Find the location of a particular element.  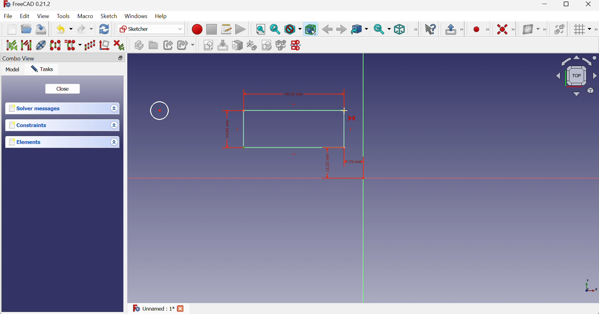

Close is located at coordinates (64, 89).